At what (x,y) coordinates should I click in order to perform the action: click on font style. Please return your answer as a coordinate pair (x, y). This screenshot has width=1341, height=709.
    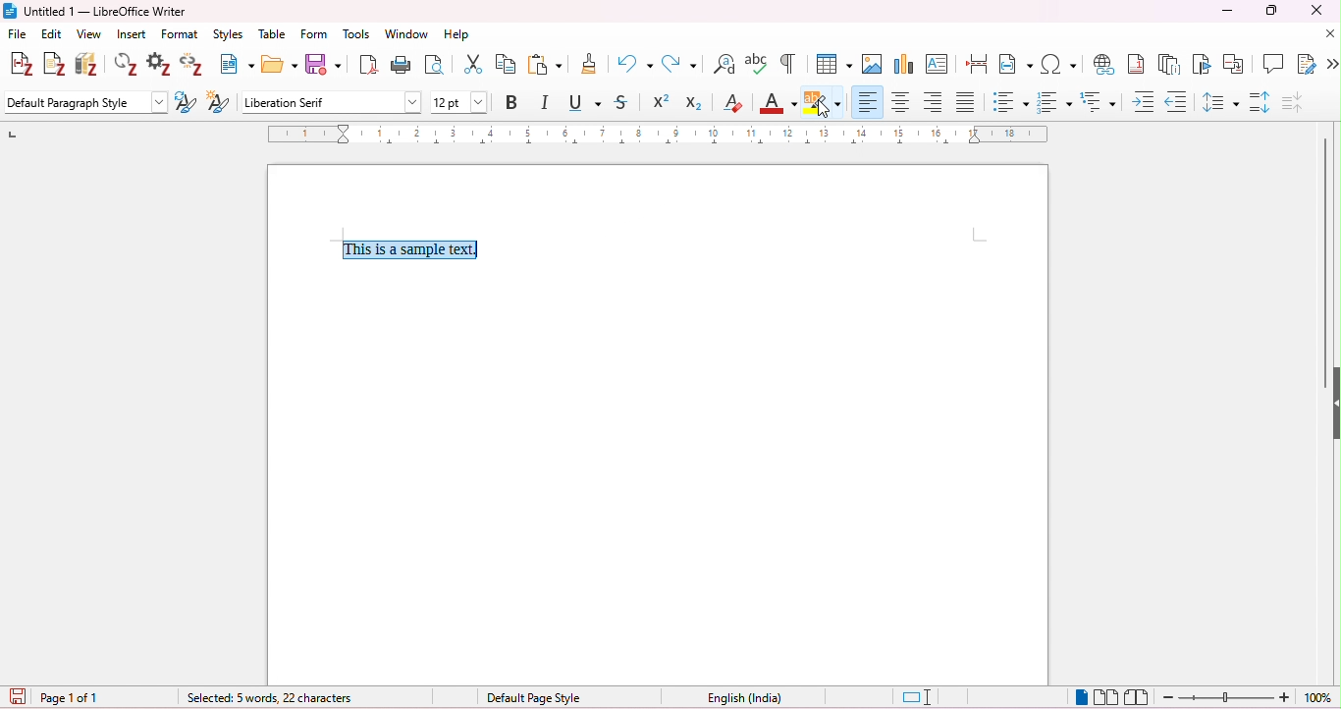
    Looking at the image, I should click on (333, 102).